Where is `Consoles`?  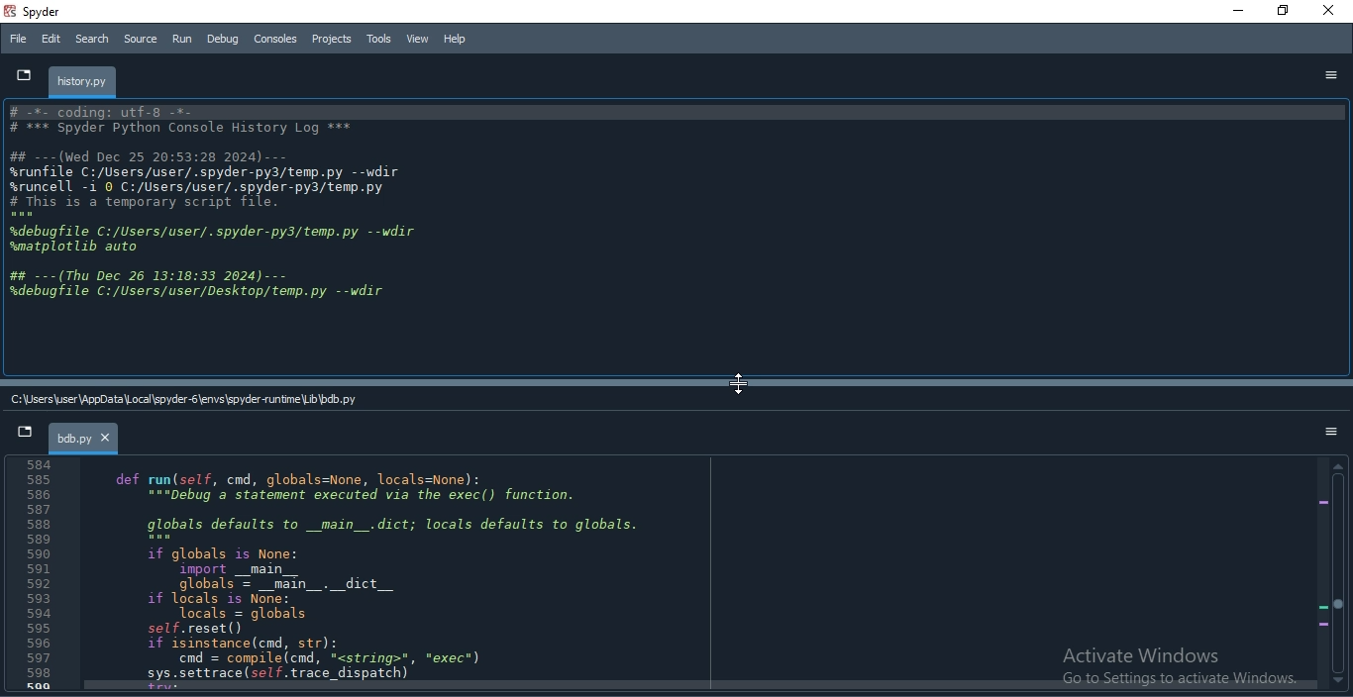 Consoles is located at coordinates (276, 38).